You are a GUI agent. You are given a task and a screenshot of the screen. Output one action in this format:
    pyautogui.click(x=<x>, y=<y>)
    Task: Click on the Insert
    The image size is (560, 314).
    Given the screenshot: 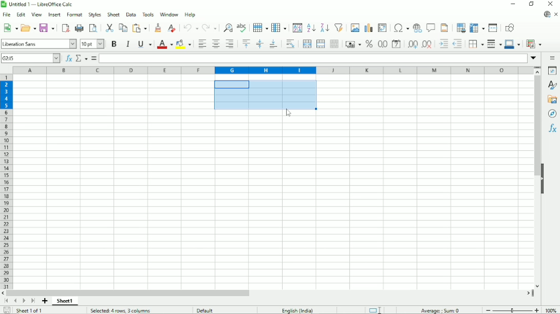 What is the action you would take?
    pyautogui.click(x=53, y=14)
    